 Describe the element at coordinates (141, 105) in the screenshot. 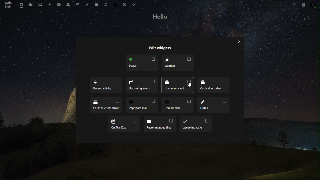

I see `Important mail` at that location.